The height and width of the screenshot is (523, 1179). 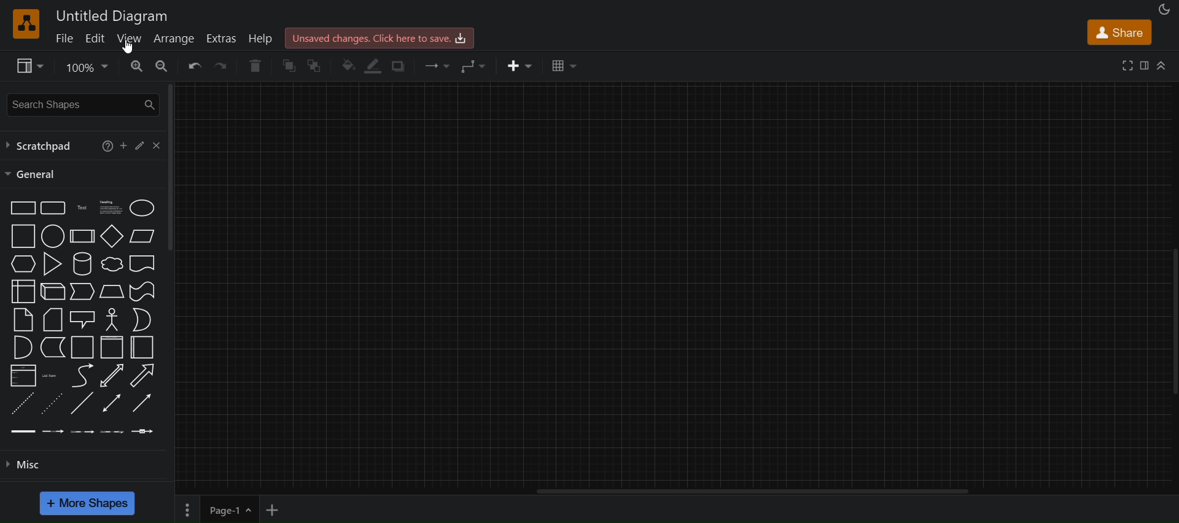 What do you see at coordinates (107, 147) in the screenshot?
I see `help` at bounding box center [107, 147].